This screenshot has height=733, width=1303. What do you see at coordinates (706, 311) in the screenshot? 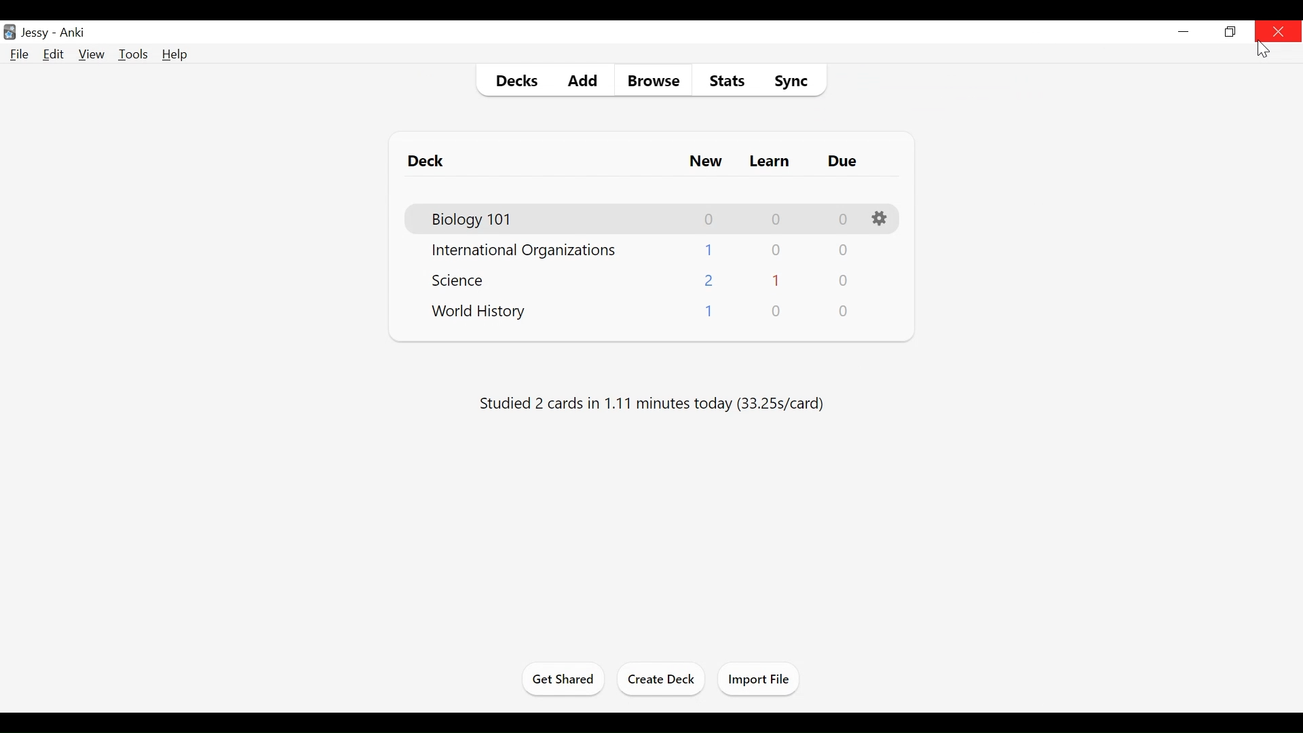
I see `New Cards Count` at bounding box center [706, 311].